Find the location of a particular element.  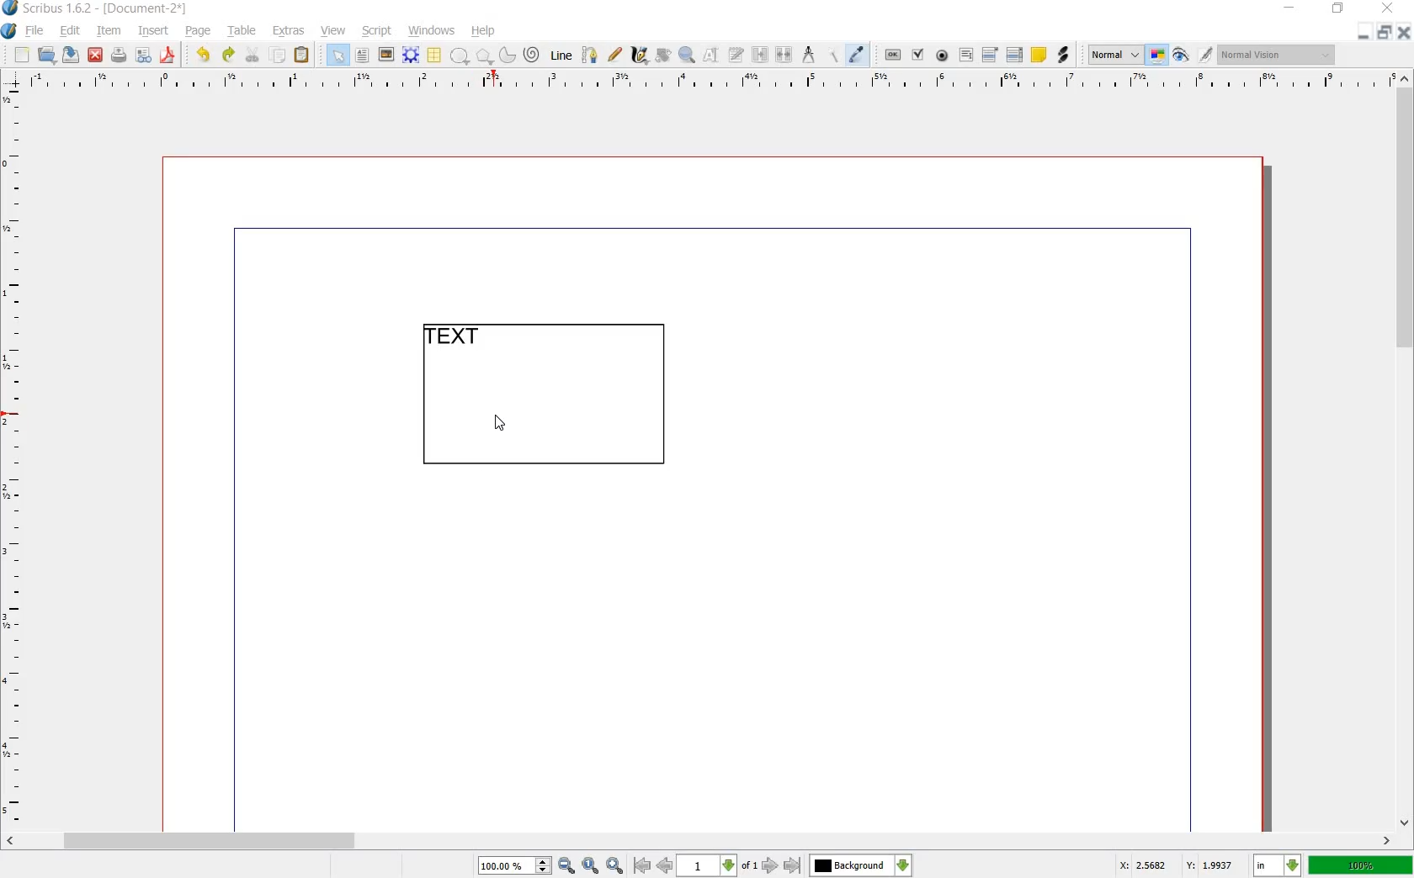

item is located at coordinates (108, 33).